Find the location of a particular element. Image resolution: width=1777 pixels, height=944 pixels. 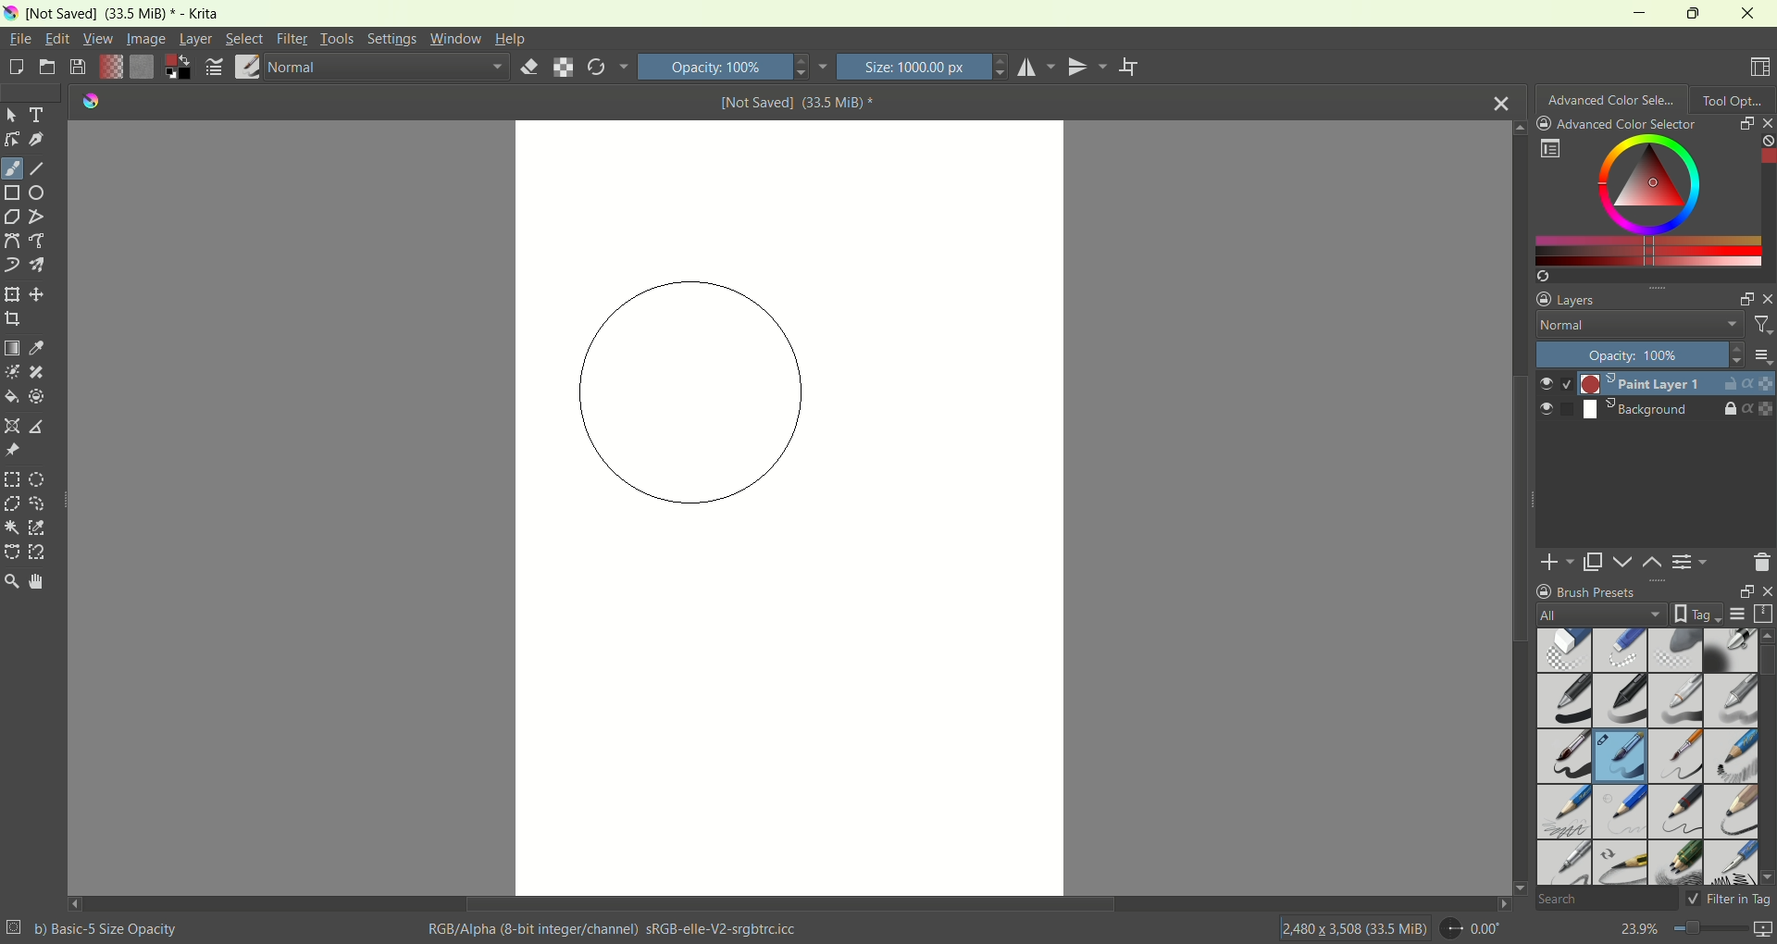

basic 1 is located at coordinates (1567, 700).